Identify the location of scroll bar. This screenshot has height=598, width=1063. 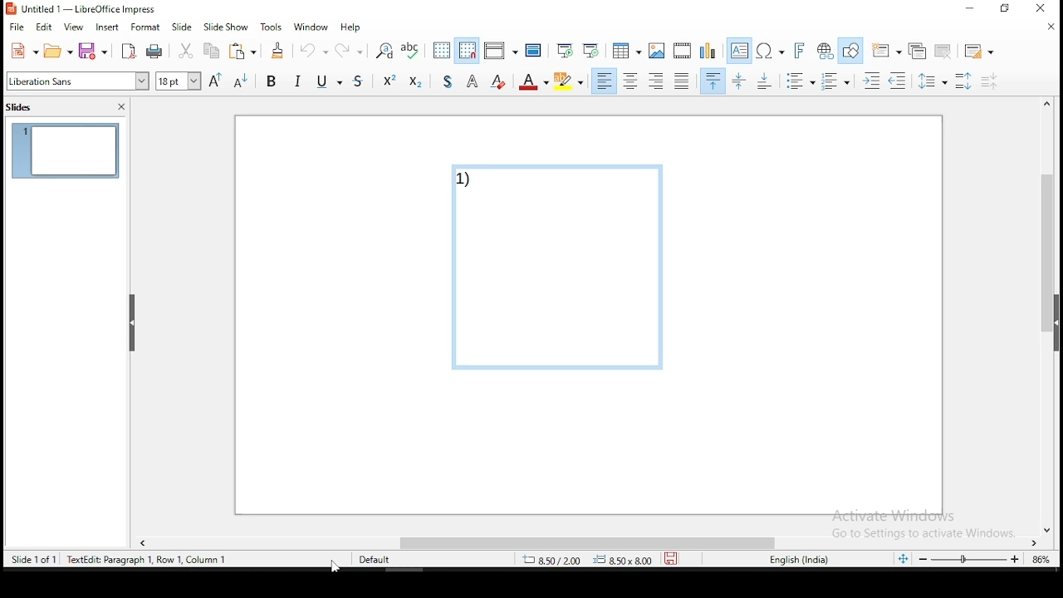
(593, 542).